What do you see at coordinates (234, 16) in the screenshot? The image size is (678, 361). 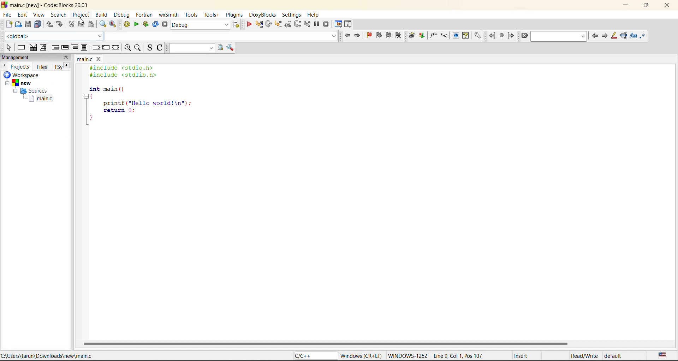 I see `plugins` at bounding box center [234, 16].